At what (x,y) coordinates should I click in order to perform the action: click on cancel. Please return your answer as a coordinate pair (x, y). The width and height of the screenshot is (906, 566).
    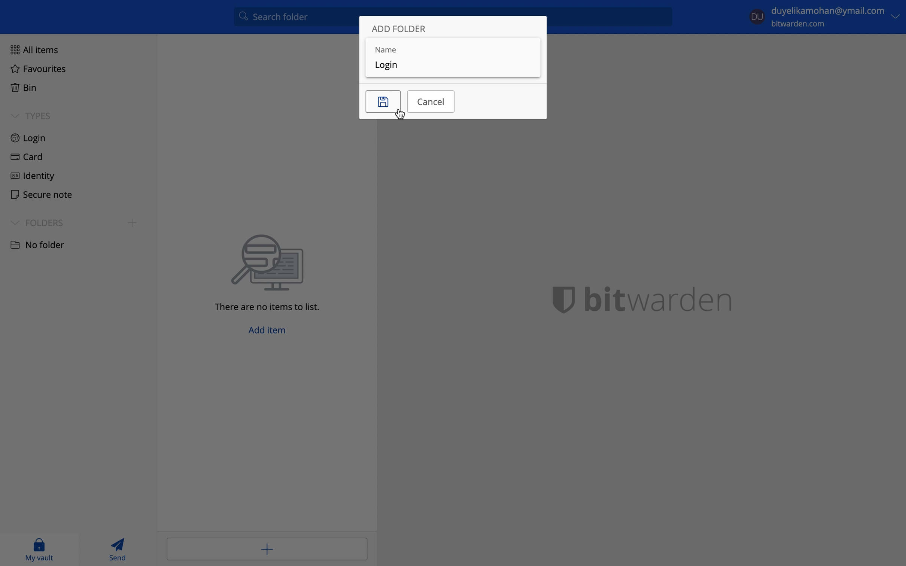
    Looking at the image, I should click on (431, 101).